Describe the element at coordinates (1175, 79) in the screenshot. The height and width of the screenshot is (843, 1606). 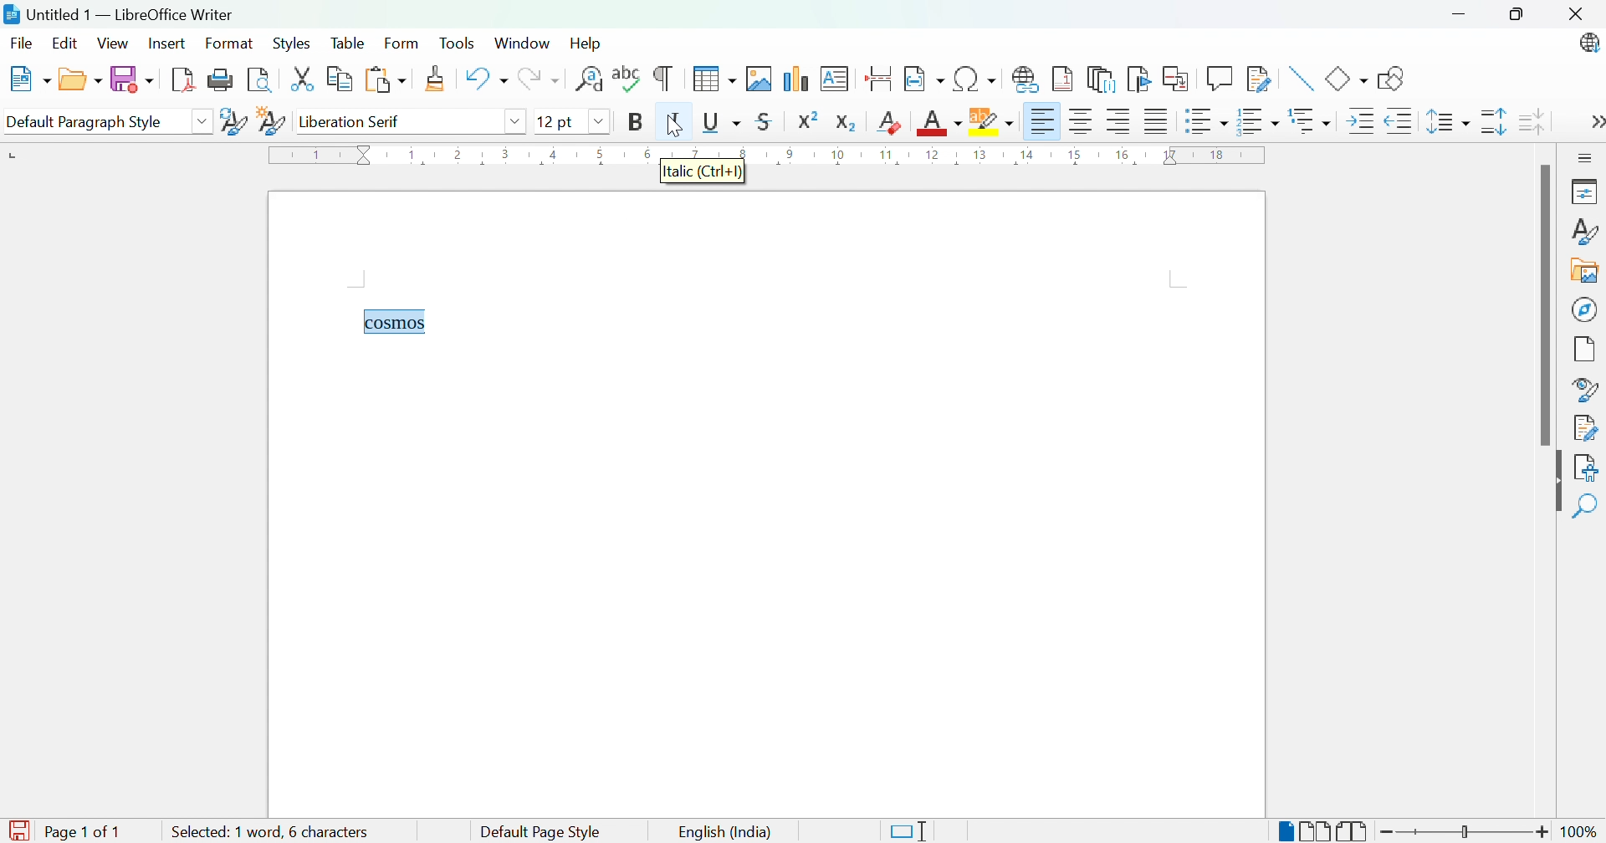
I see `Insert cross-reference` at that location.